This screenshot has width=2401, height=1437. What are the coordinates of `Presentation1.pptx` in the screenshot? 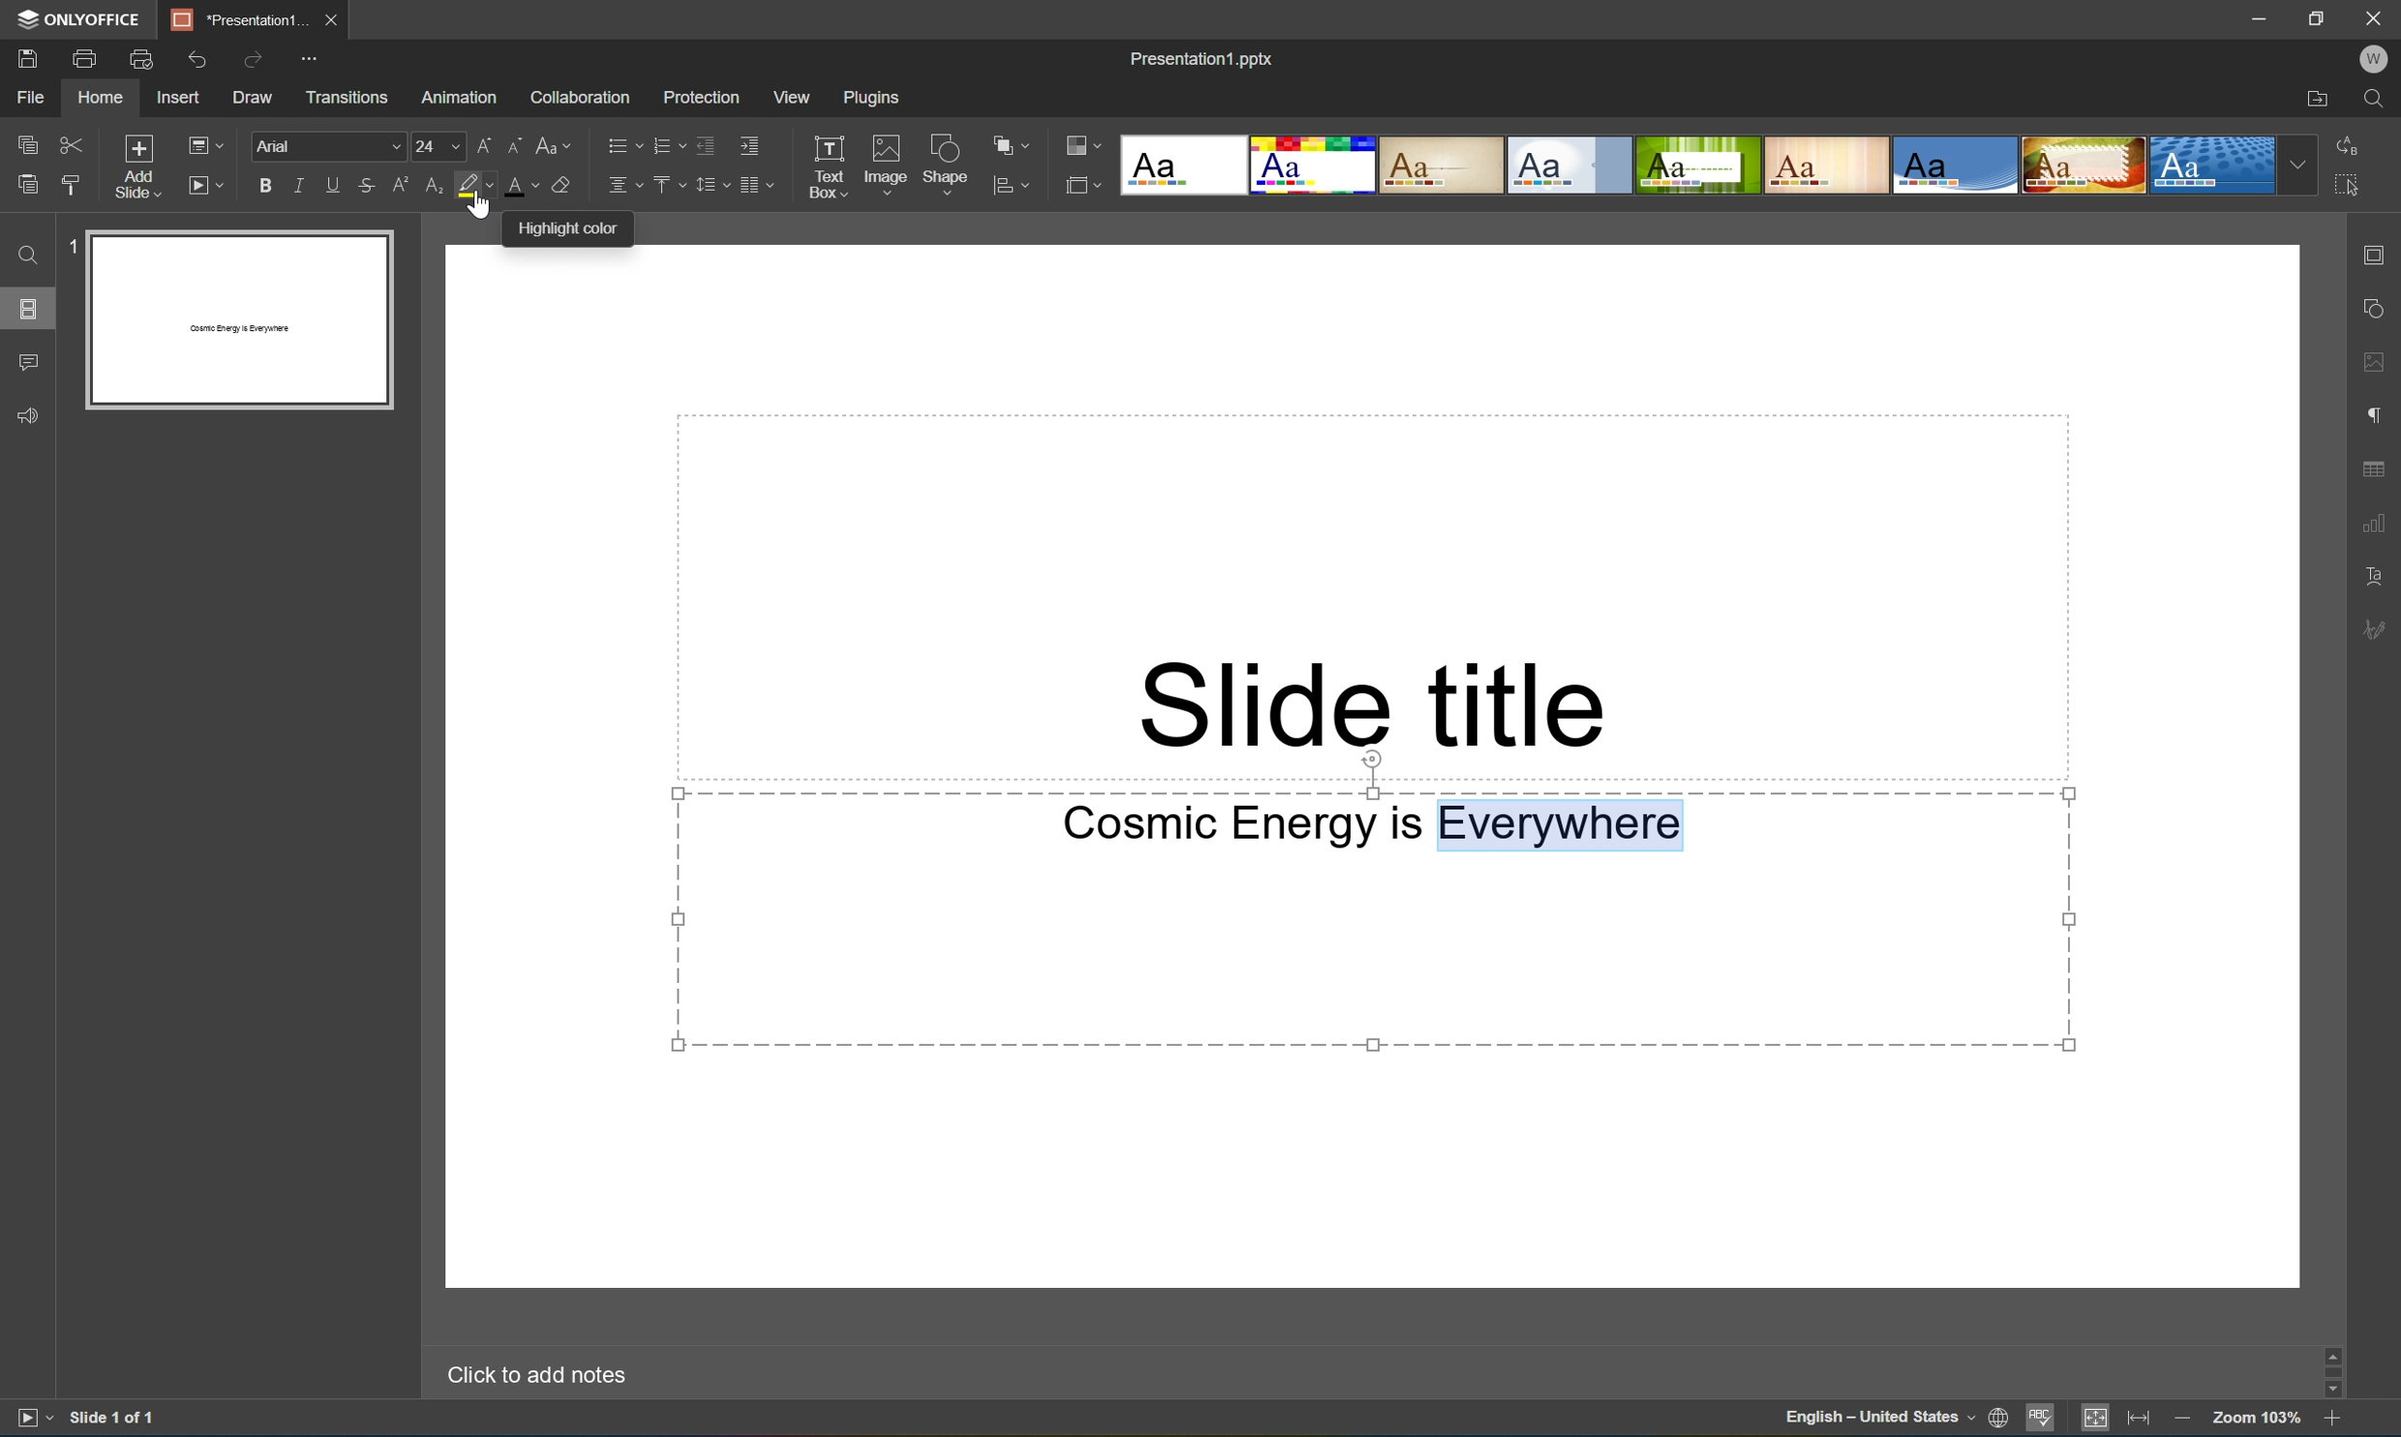 It's located at (1205, 57).